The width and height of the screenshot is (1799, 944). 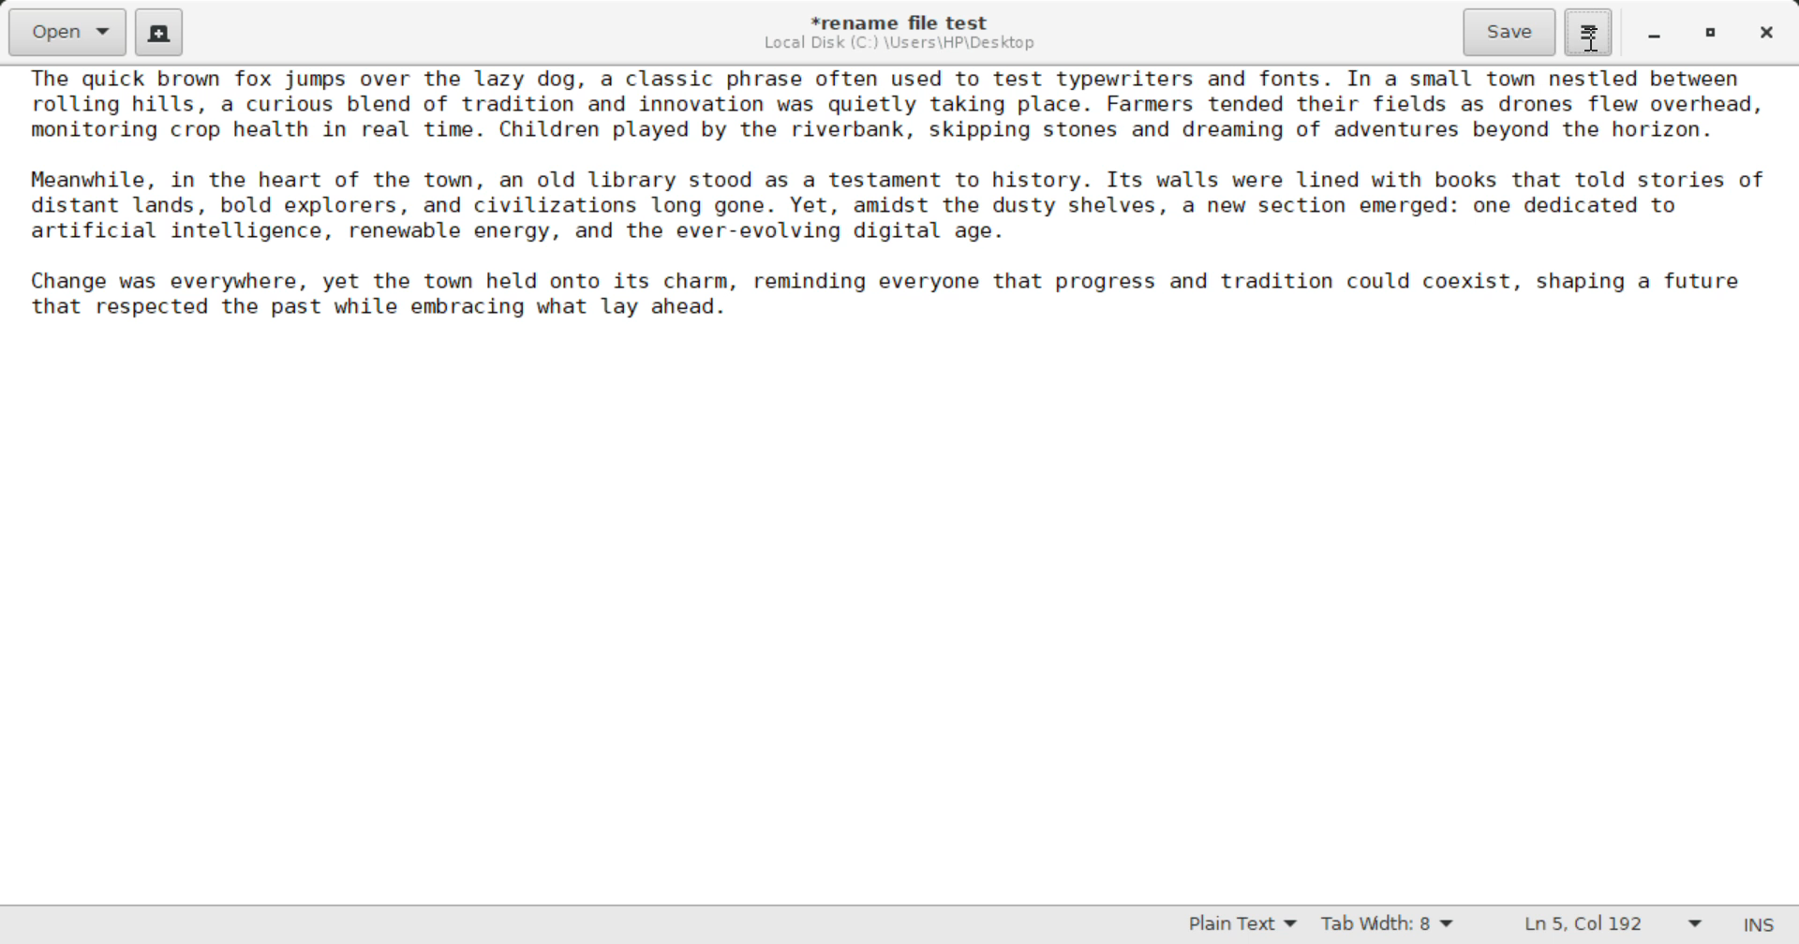 I want to click on Open Document, so click(x=67, y=30).